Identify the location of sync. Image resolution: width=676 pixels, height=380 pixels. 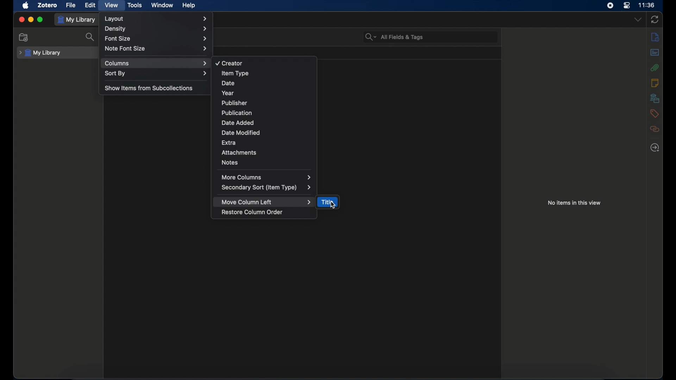
(654, 20).